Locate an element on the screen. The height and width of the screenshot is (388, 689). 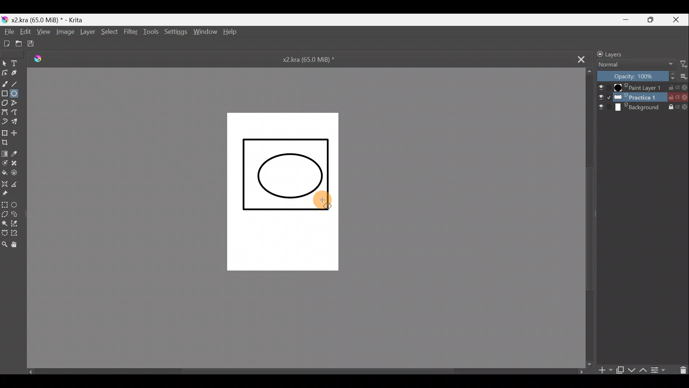
Freehand path tool is located at coordinates (16, 113).